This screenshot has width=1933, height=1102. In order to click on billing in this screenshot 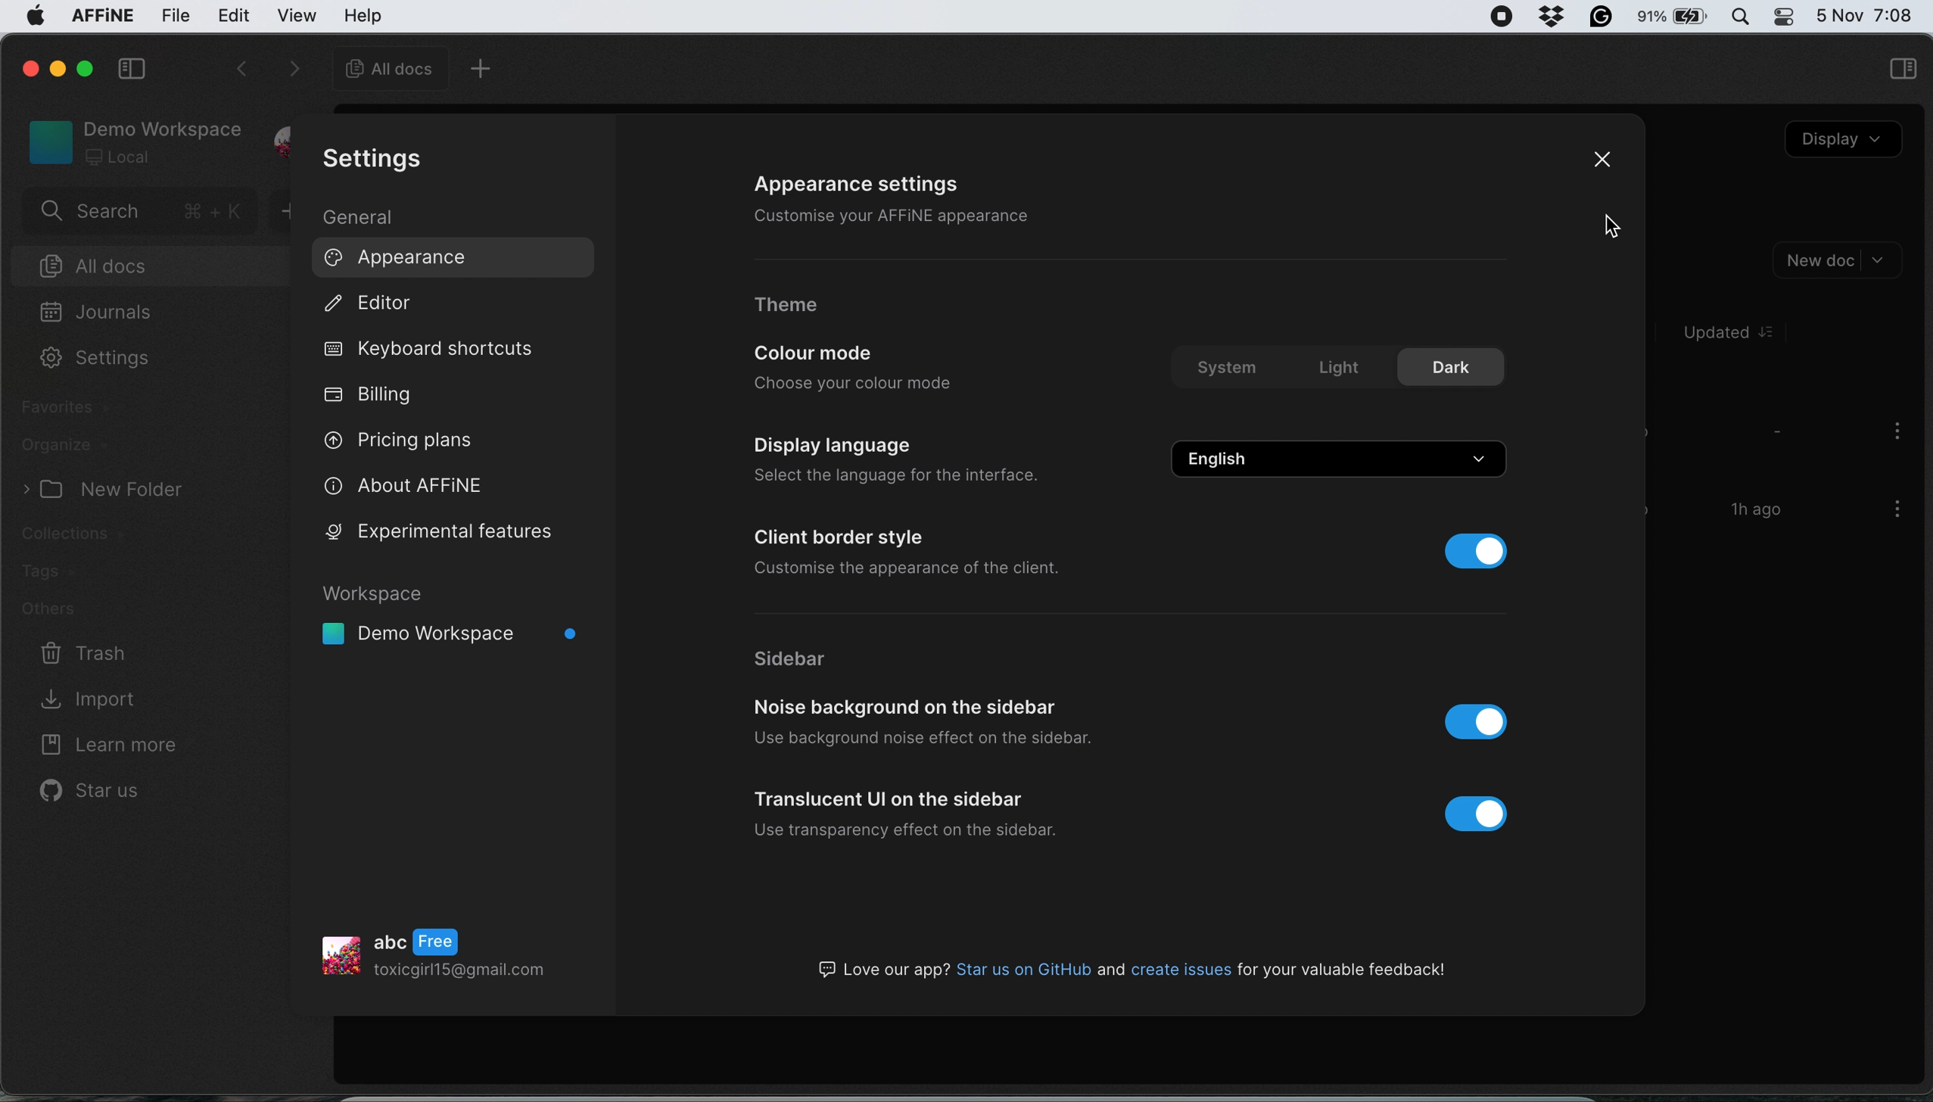, I will do `click(374, 393)`.